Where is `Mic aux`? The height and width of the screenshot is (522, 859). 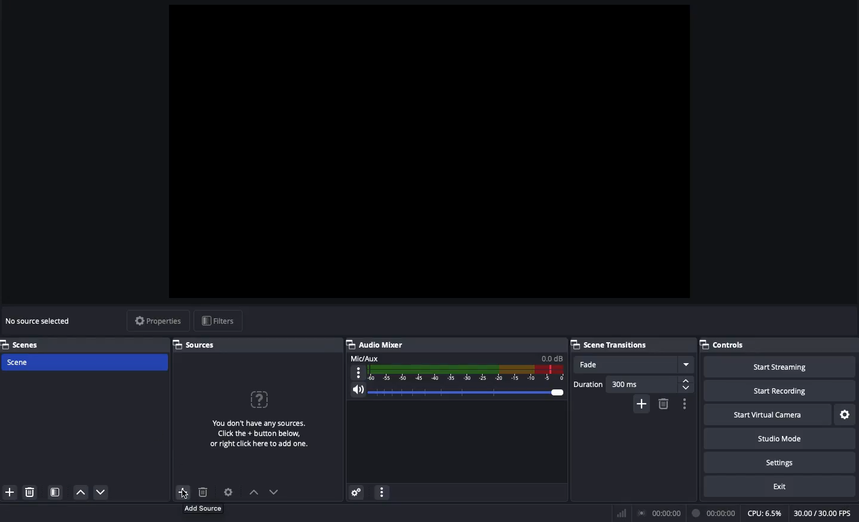
Mic aux is located at coordinates (455, 368).